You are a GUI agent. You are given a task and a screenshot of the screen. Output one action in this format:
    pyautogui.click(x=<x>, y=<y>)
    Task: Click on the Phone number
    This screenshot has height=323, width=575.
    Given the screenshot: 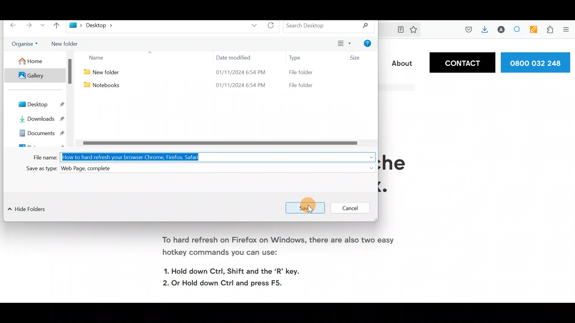 What is the action you would take?
    pyautogui.click(x=536, y=62)
    